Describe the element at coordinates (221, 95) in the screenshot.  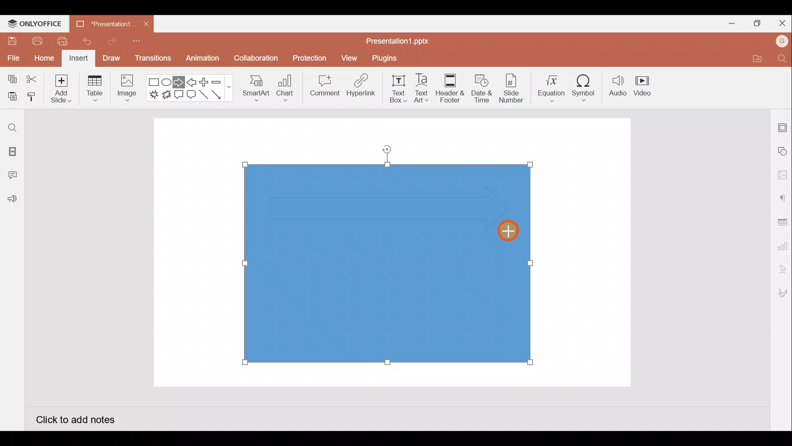
I see `Arrow` at that location.